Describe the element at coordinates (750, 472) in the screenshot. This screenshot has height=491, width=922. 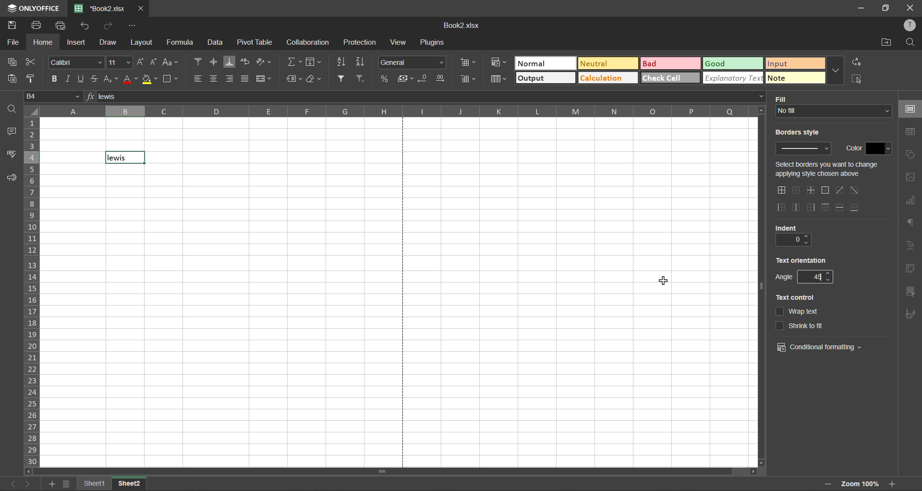
I see `move right` at that location.